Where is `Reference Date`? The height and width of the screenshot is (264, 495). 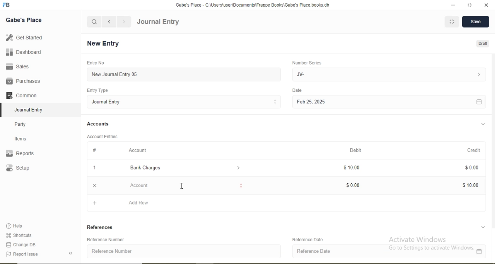
Reference Date is located at coordinates (310, 239).